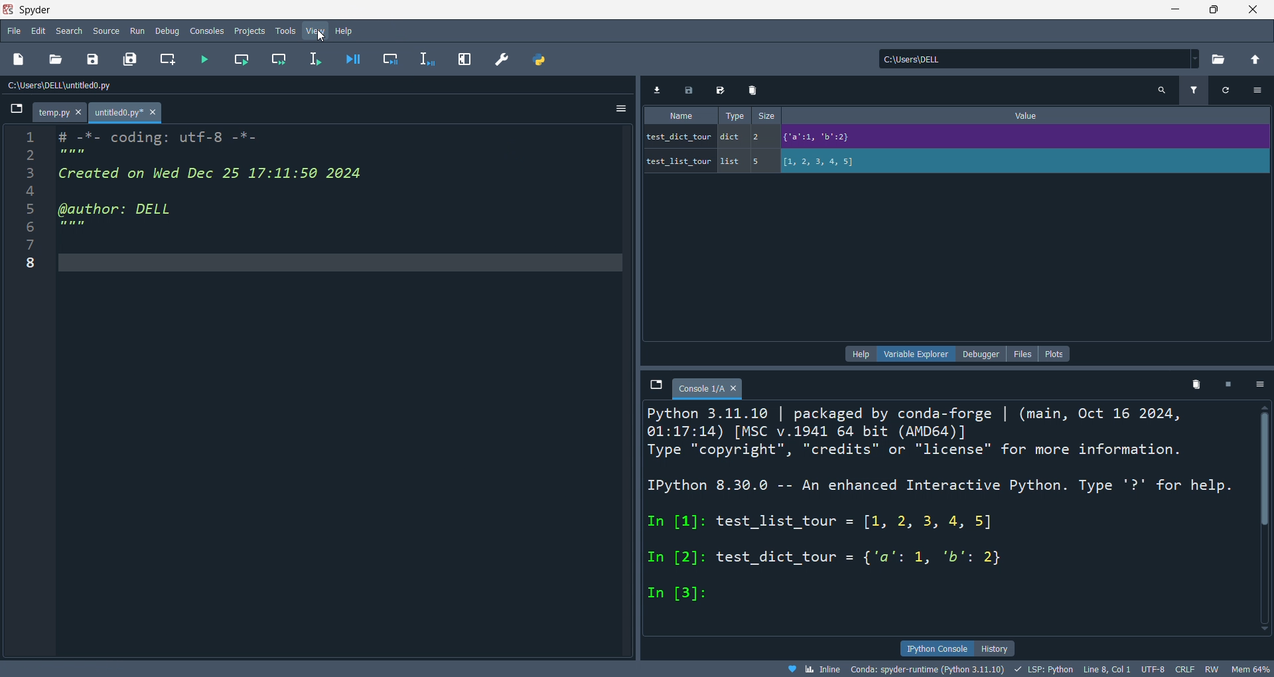  What do you see at coordinates (937, 647) in the screenshot?
I see `ipython console` at bounding box center [937, 647].